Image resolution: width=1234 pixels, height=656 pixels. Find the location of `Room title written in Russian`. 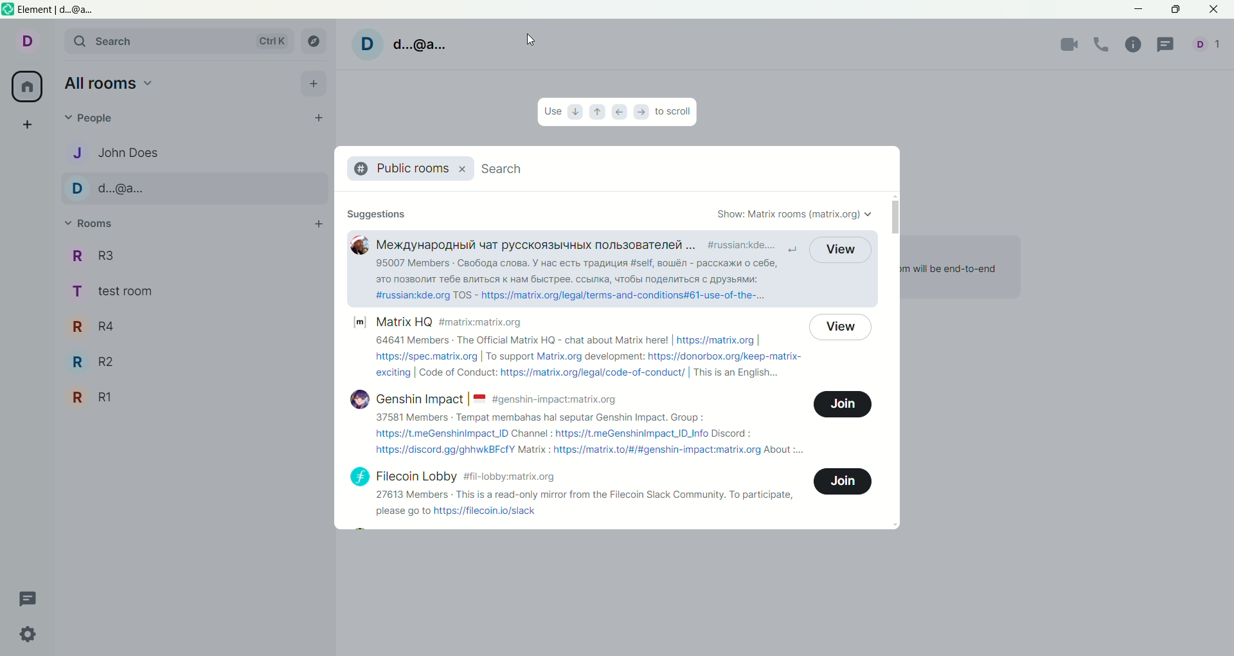

Room title written in Russian is located at coordinates (535, 245).